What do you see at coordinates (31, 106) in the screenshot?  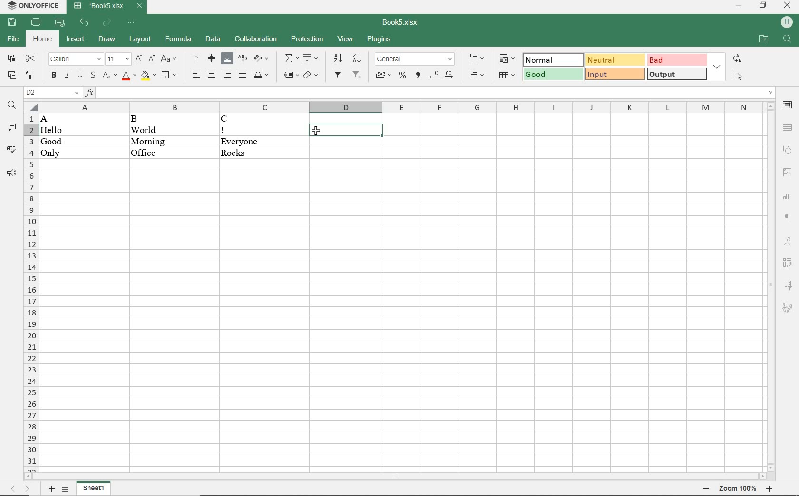 I see `select all cells ` at bounding box center [31, 106].